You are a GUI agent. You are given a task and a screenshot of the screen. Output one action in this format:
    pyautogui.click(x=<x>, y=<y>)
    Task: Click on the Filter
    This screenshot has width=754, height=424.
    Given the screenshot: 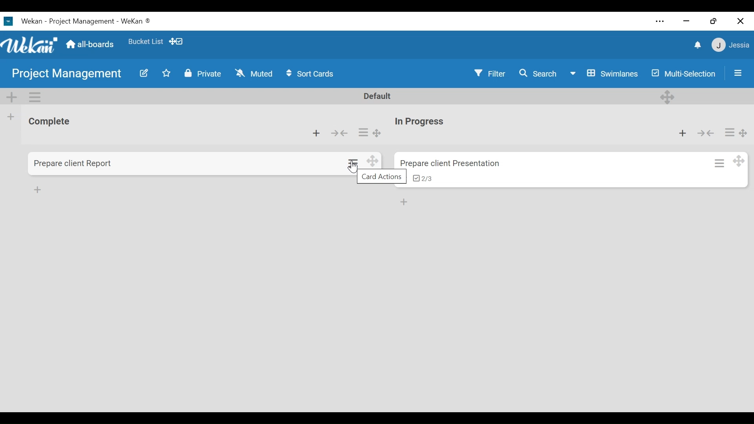 What is the action you would take?
    pyautogui.click(x=491, y=73)
    